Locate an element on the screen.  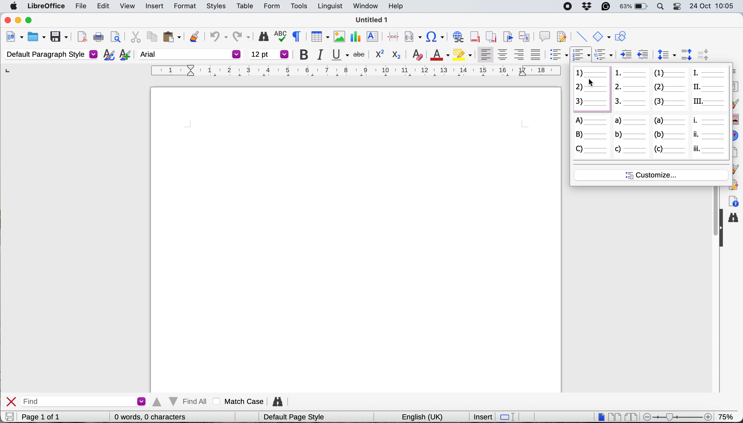
decrease paragraph spacing is located at coordinates (702, 54).